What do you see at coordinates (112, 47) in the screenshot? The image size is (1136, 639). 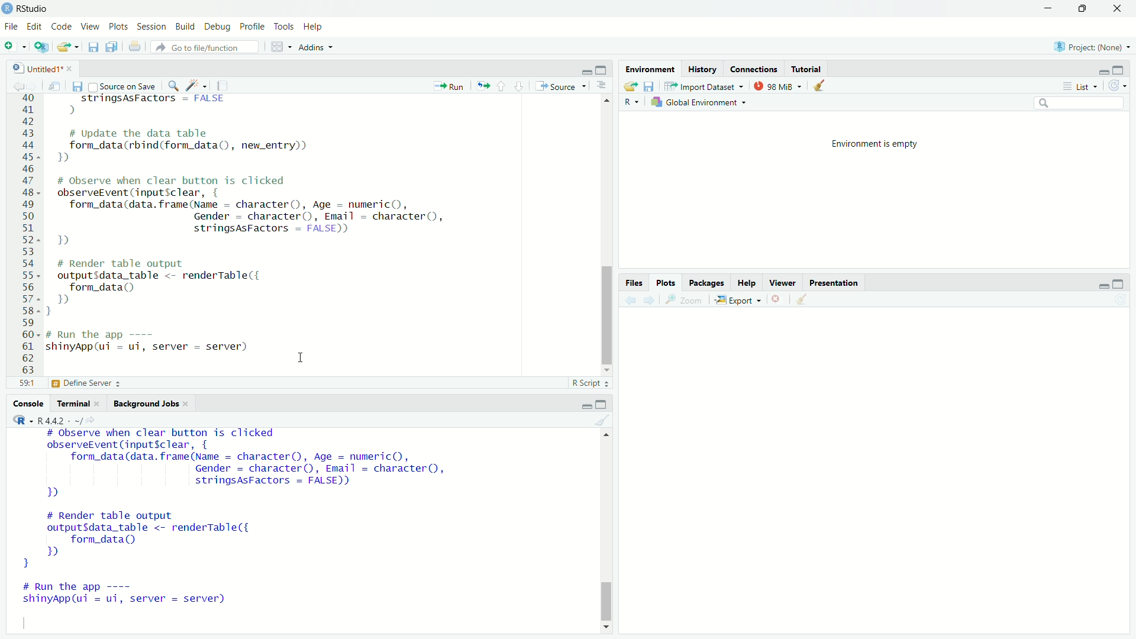 I see `save all open documents` at bounding box center [112, 47].